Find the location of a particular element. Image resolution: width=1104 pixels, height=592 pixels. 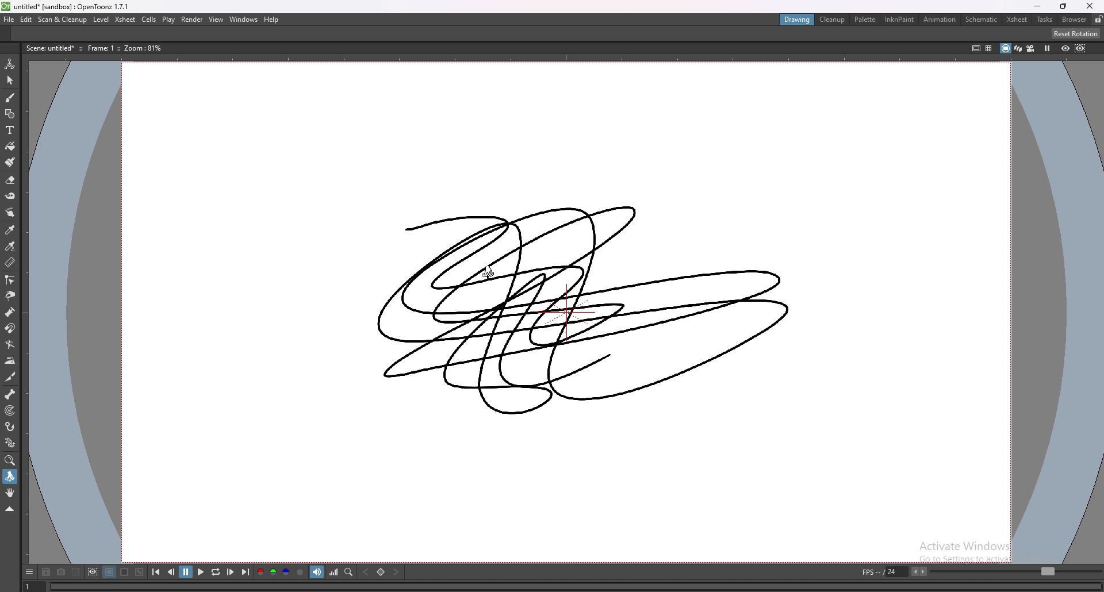

fill brush tool is located at coordinates (10, 162).